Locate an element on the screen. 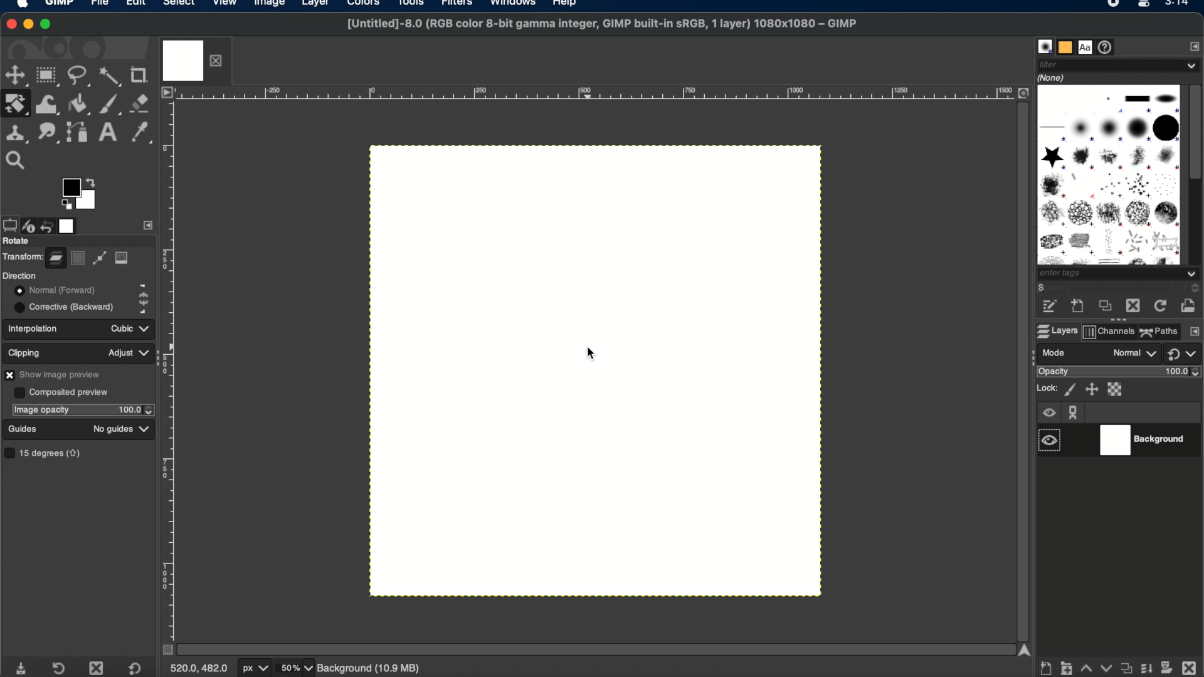 Image resolution: width=1204 pixels, height=677 pixels. view is located at coordinates (225, 5).